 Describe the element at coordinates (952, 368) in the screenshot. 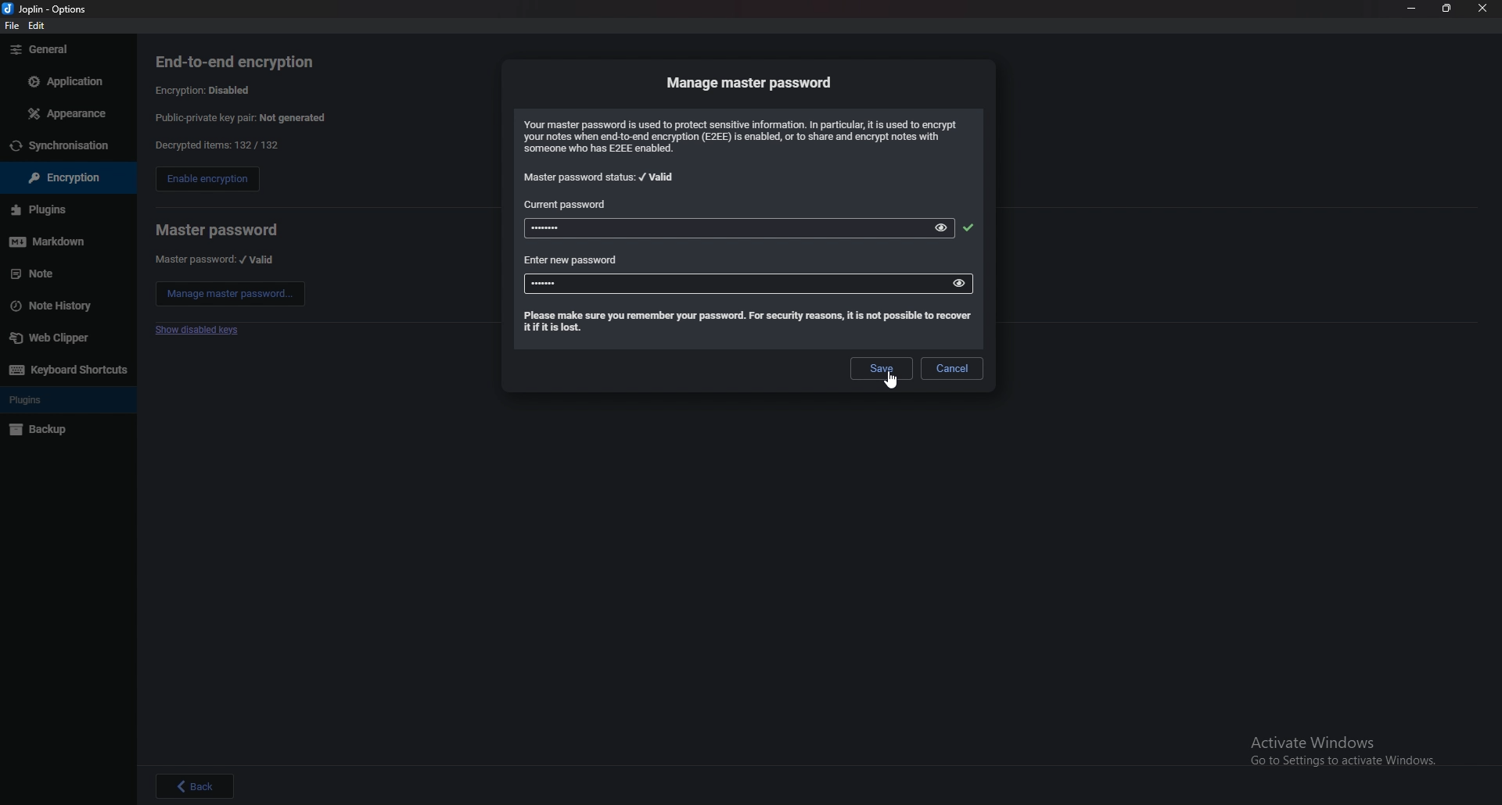

I see `cancel` at that location.